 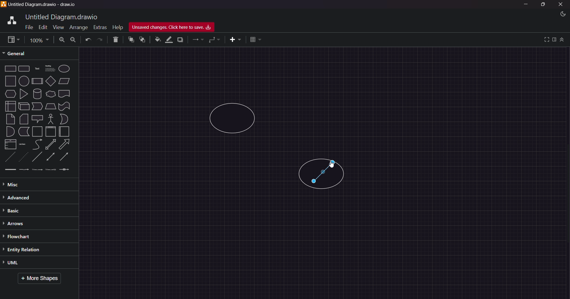 What do you see at coordinates (545, 39) in the screenshot?
I see `view full screen` at bounding box center [545, 39].